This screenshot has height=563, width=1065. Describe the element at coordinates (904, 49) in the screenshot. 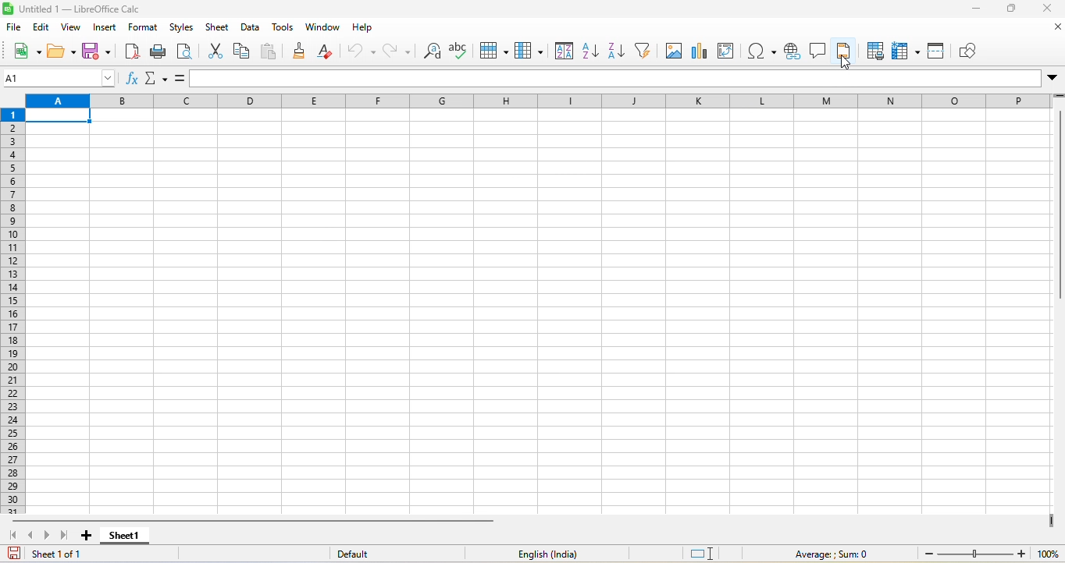

I see `freeze row and column` at that location.